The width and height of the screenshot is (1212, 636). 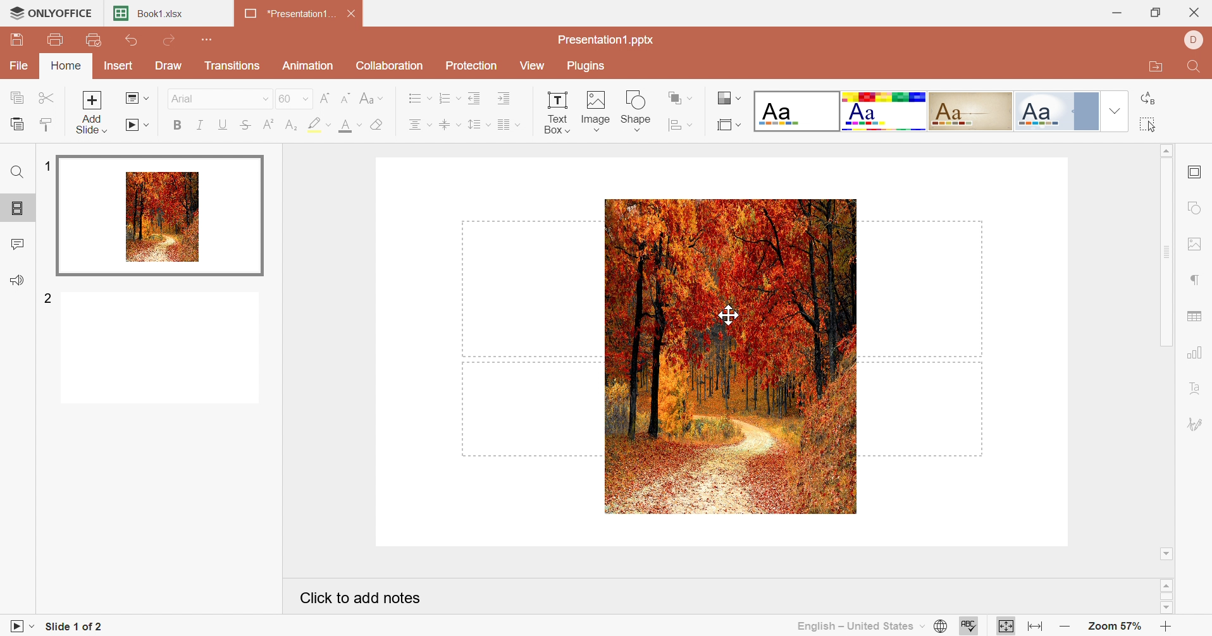 What do you see at coordinates (1111, 11) in the screenshot?
I see `Minimize` at bounding box center [1111, 11].